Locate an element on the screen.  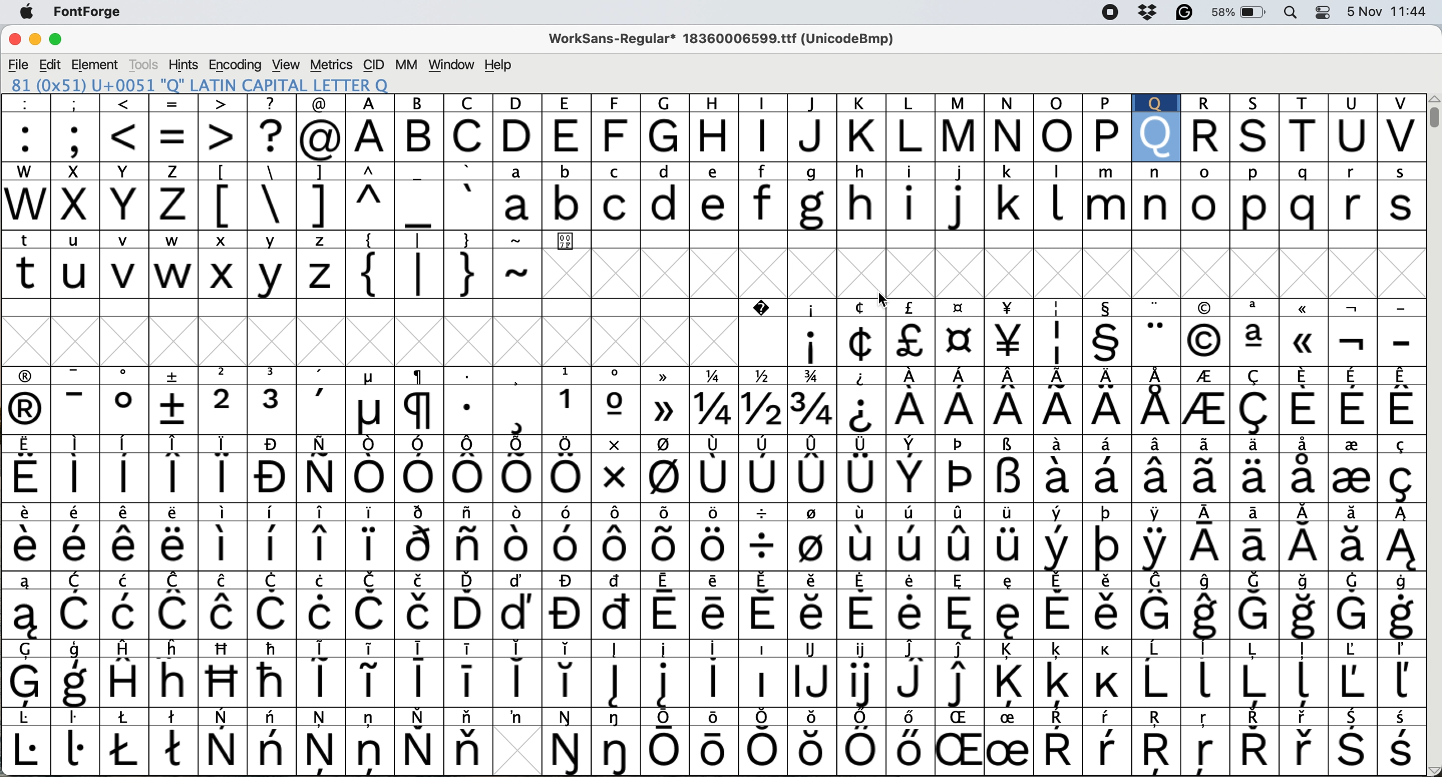
text is located at coordinates (713, 444).